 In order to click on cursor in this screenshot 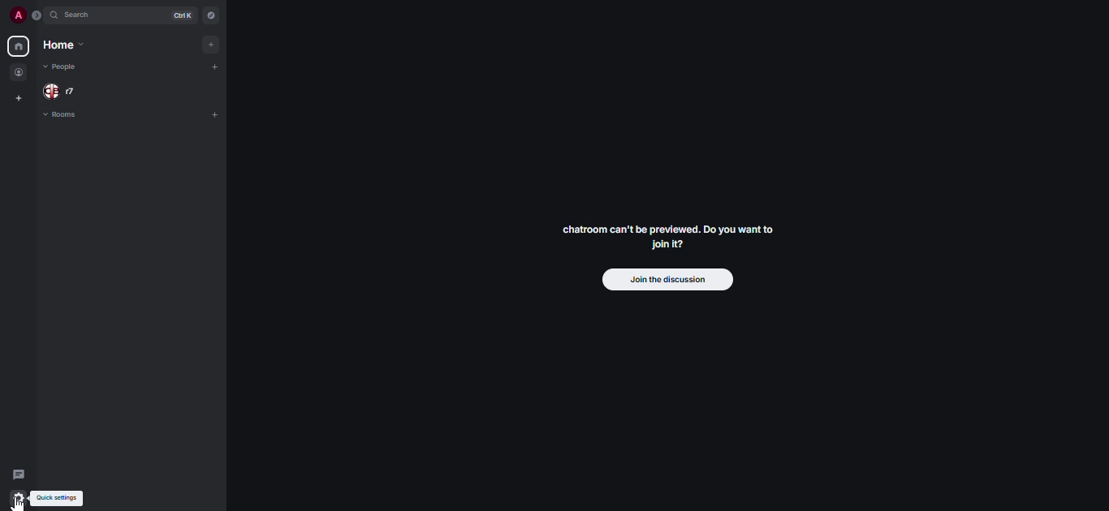, I will do `click(19, 503)`.